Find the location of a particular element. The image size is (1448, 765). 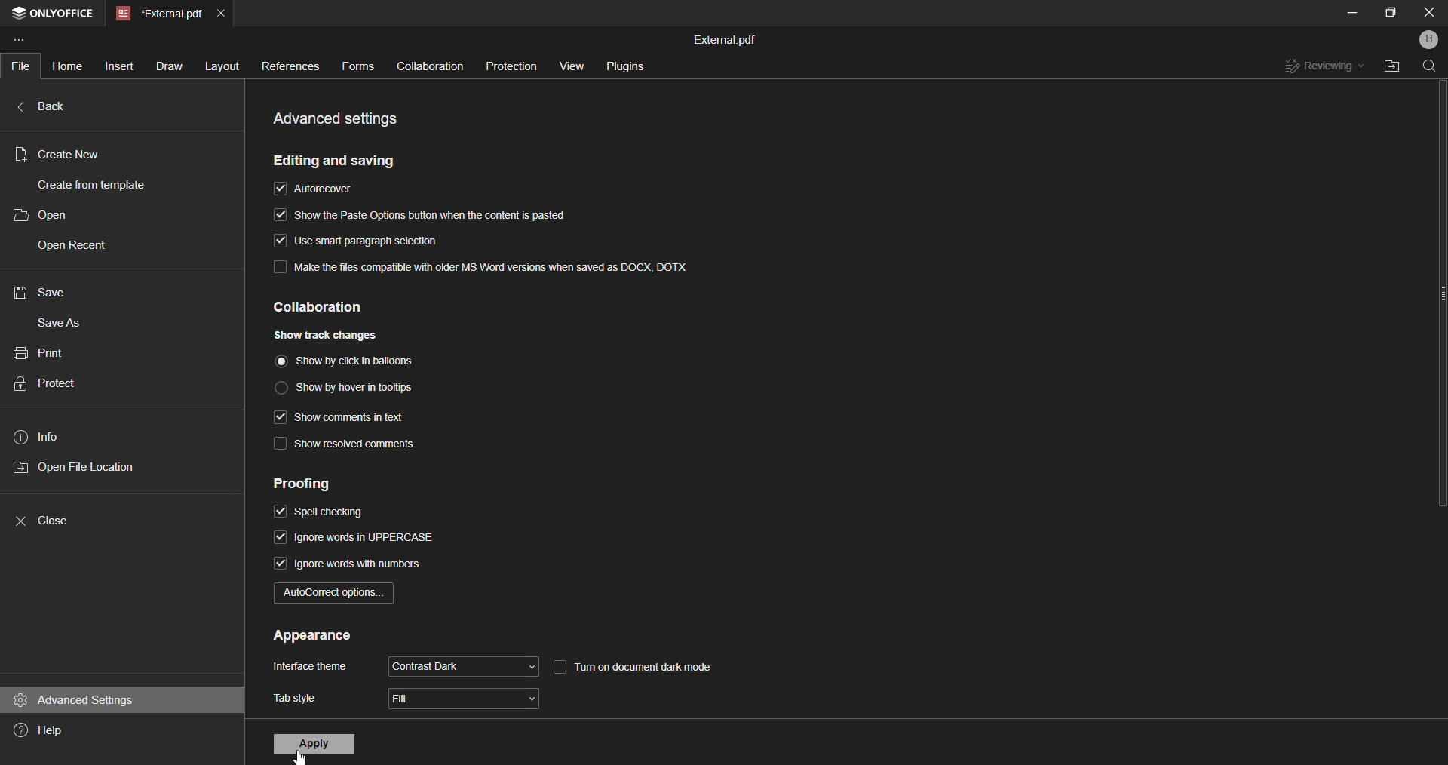

Plugins is located at coordinates (624, 64).